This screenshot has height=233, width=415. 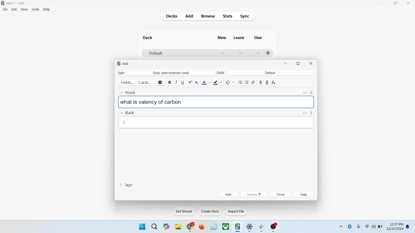 What do you see at coordinates (126, 63) in the screenshot?
I see `add` at bounding box center [126, 63].